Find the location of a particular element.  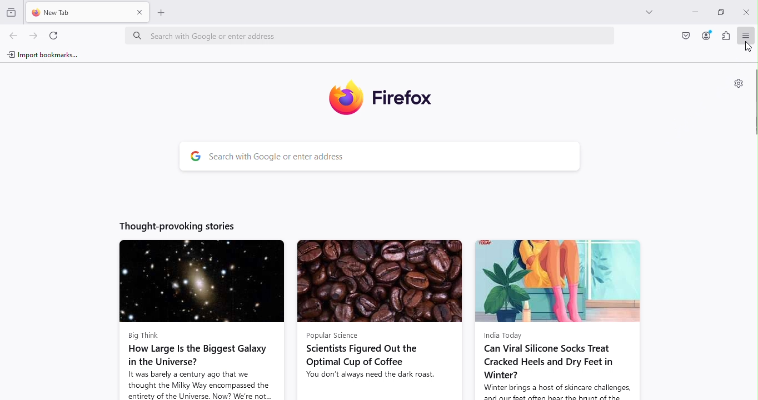

Close tab is located at coordinates (139, 12).